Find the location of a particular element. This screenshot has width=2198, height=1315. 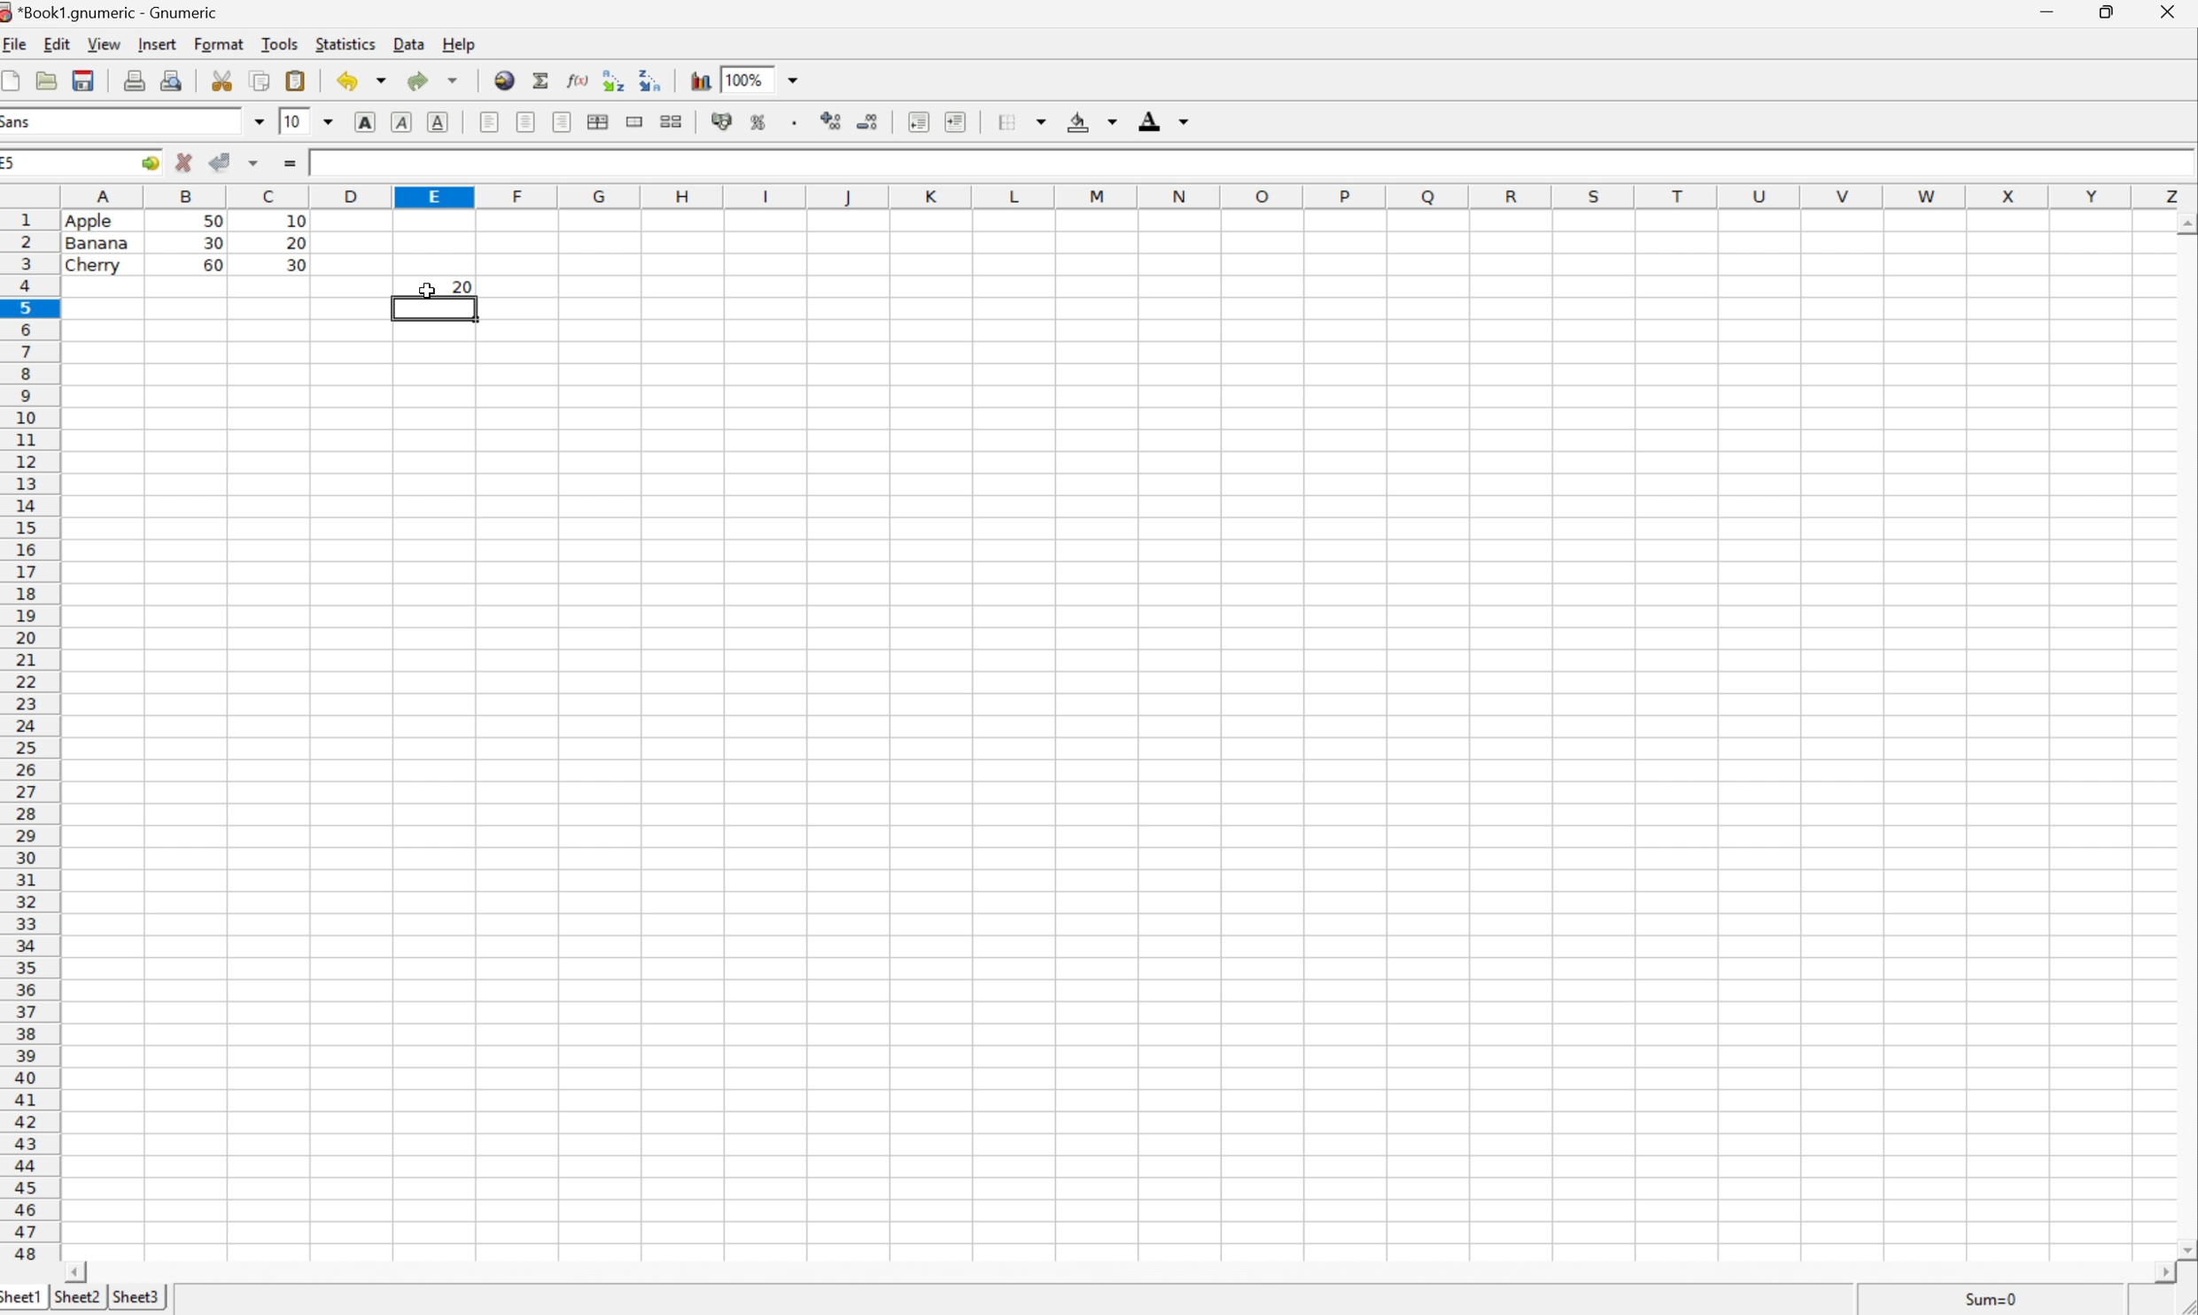

E5 is located at coordinates (14, 166).